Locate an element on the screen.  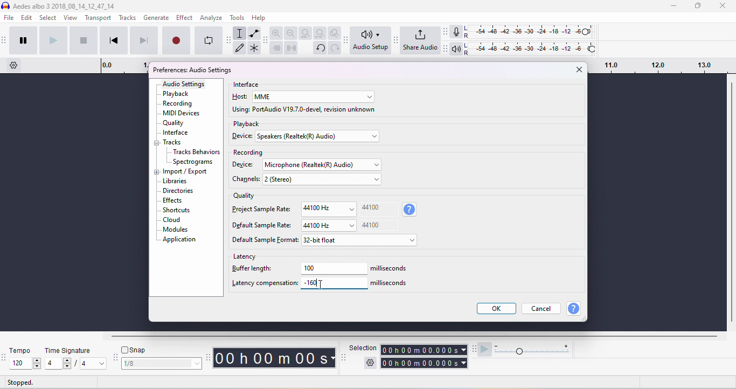
audacity audio meter toolbar is located at coordinates (446, 31).